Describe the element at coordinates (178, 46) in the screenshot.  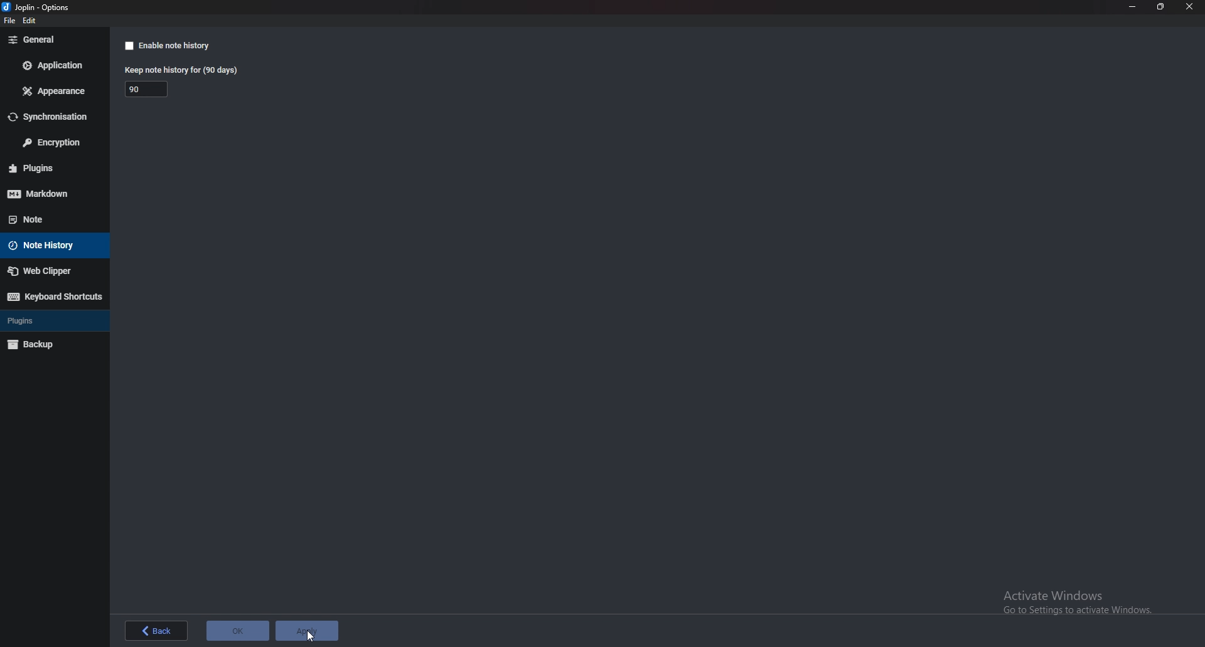
I see `Enable note history` at that location.